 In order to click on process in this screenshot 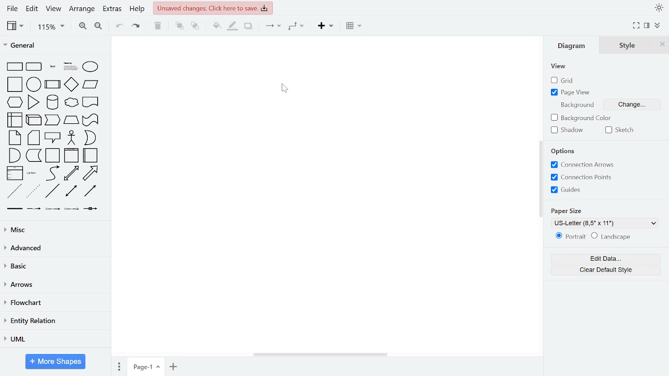, I will do `click(53, 85)`.